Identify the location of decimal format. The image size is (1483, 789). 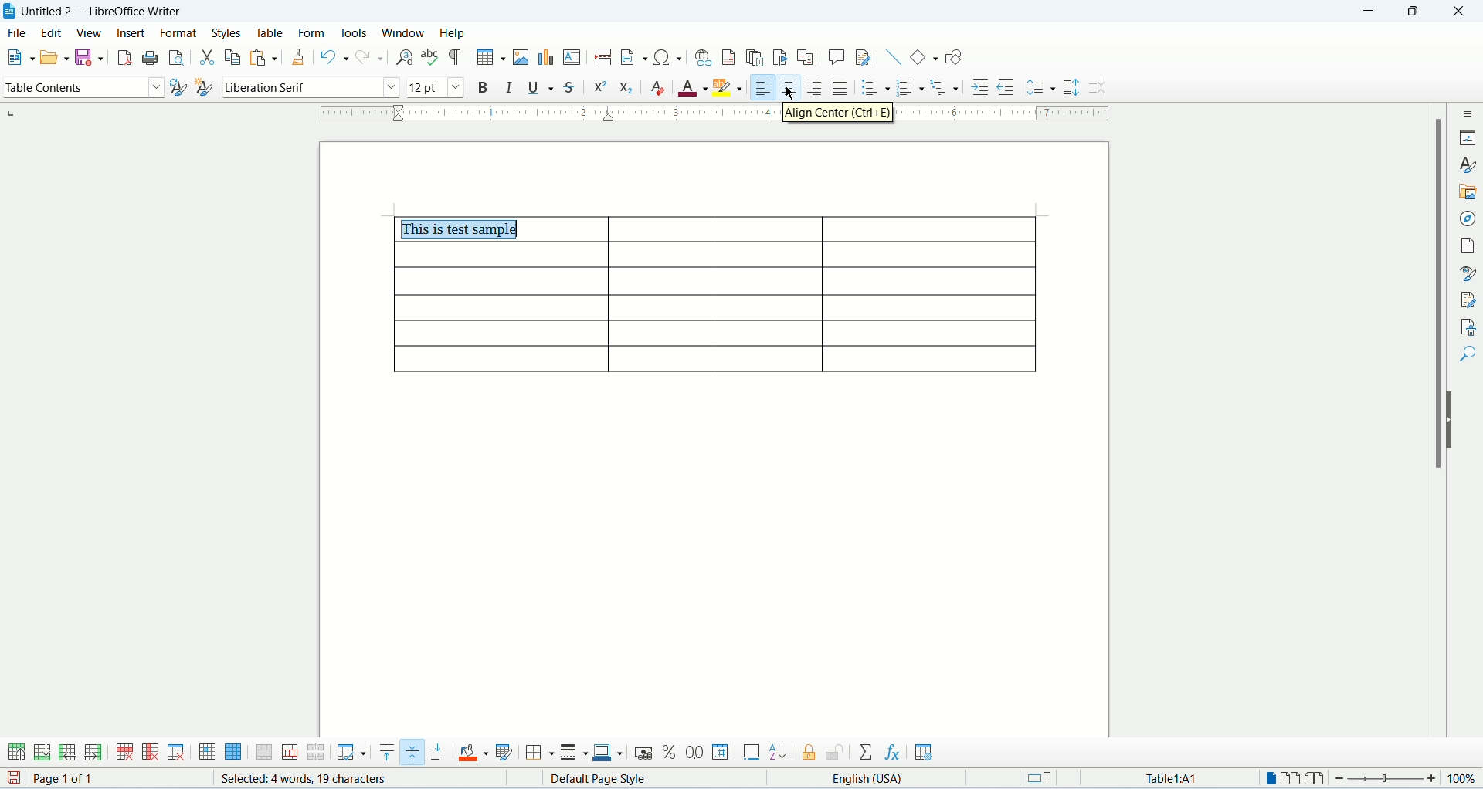
(697, 750).